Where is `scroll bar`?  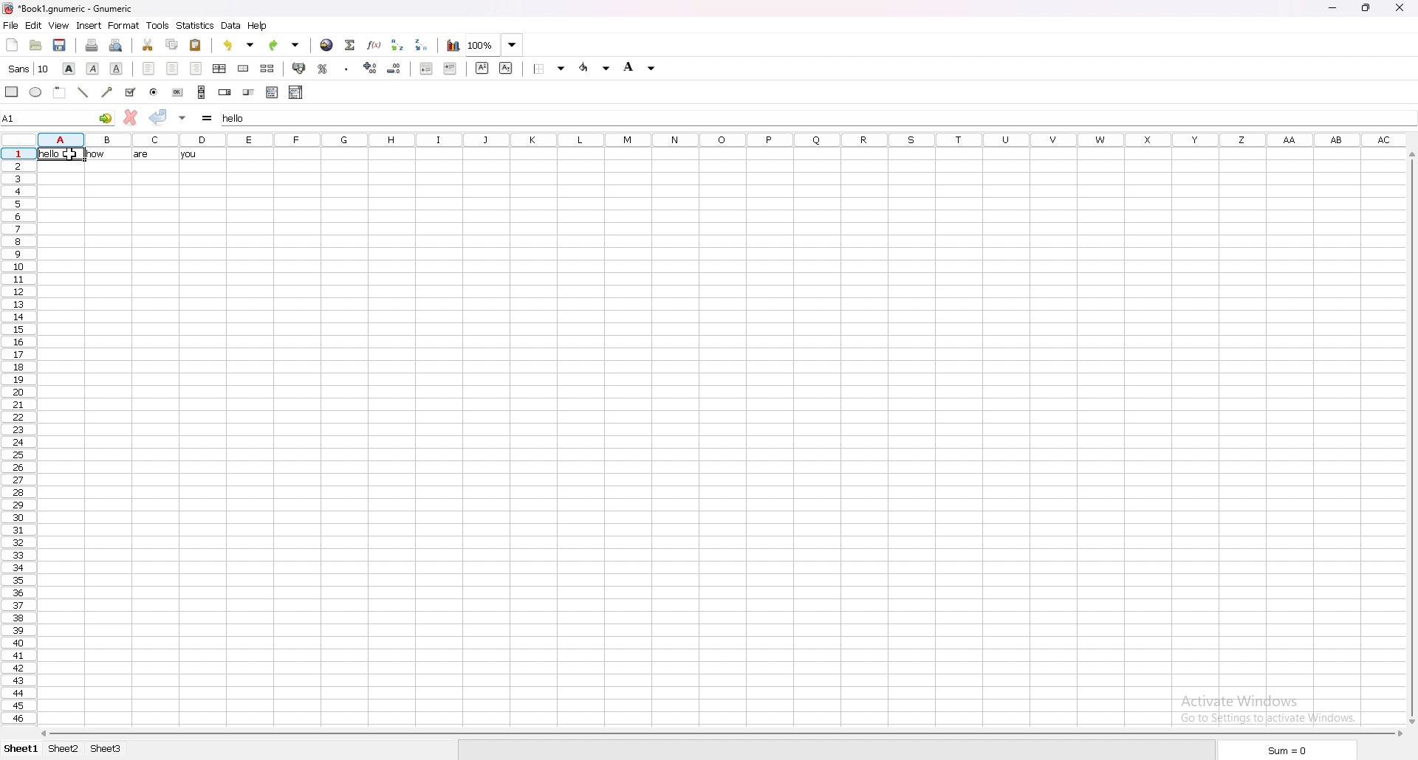
scroll bar is located at coordinates (719, 733).